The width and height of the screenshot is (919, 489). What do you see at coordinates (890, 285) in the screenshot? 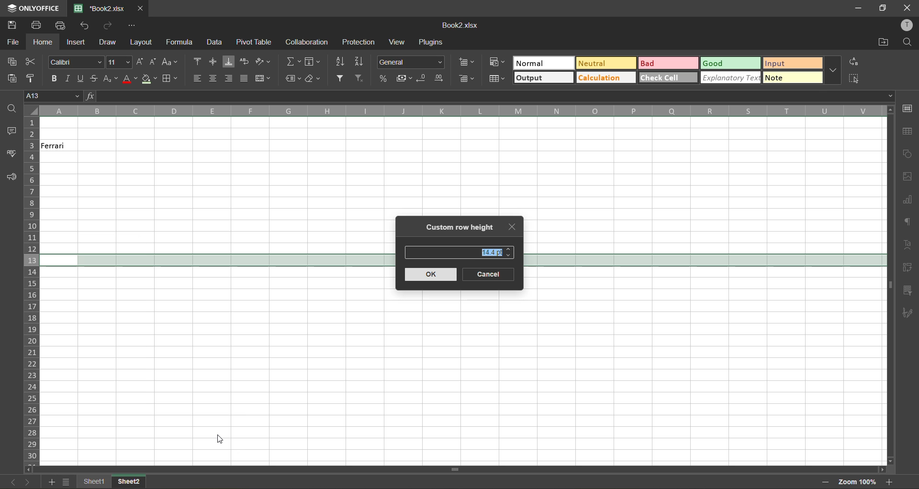
I see `scrollbar` at bounding box center [890, 285].